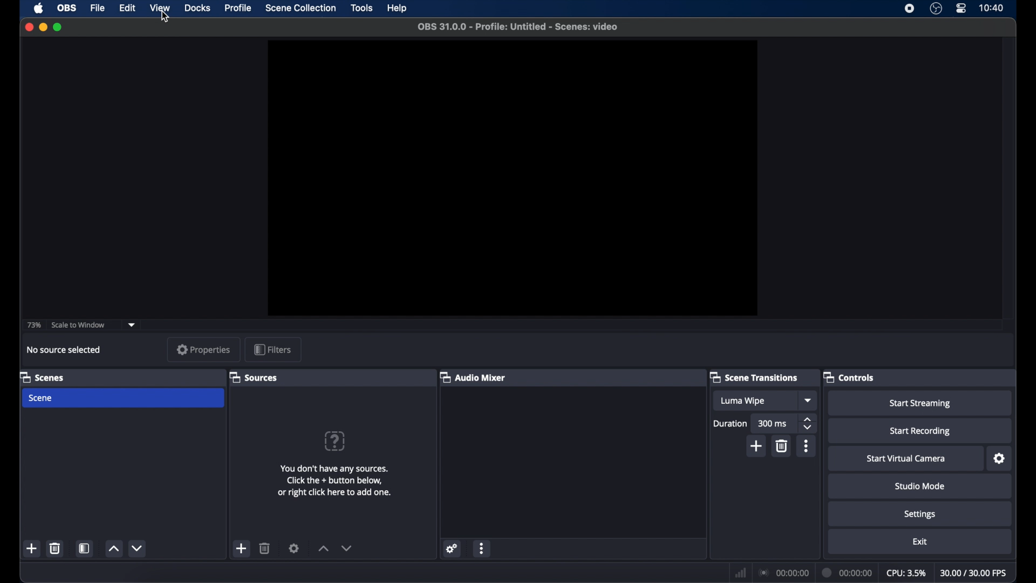 This screenshot has width=1036, height=583. What do you see at coordinates (42, 377) in the screenshot?
I see `scenes` at bounding box center [42, 377].